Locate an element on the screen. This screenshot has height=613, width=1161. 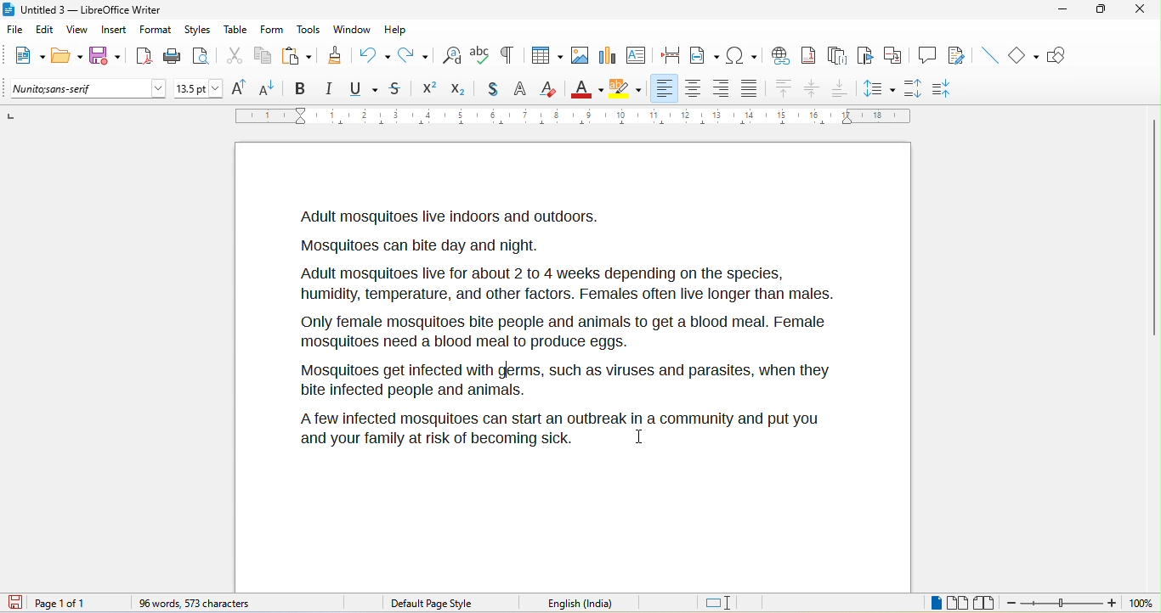
new is located at coordinates (27, 58).